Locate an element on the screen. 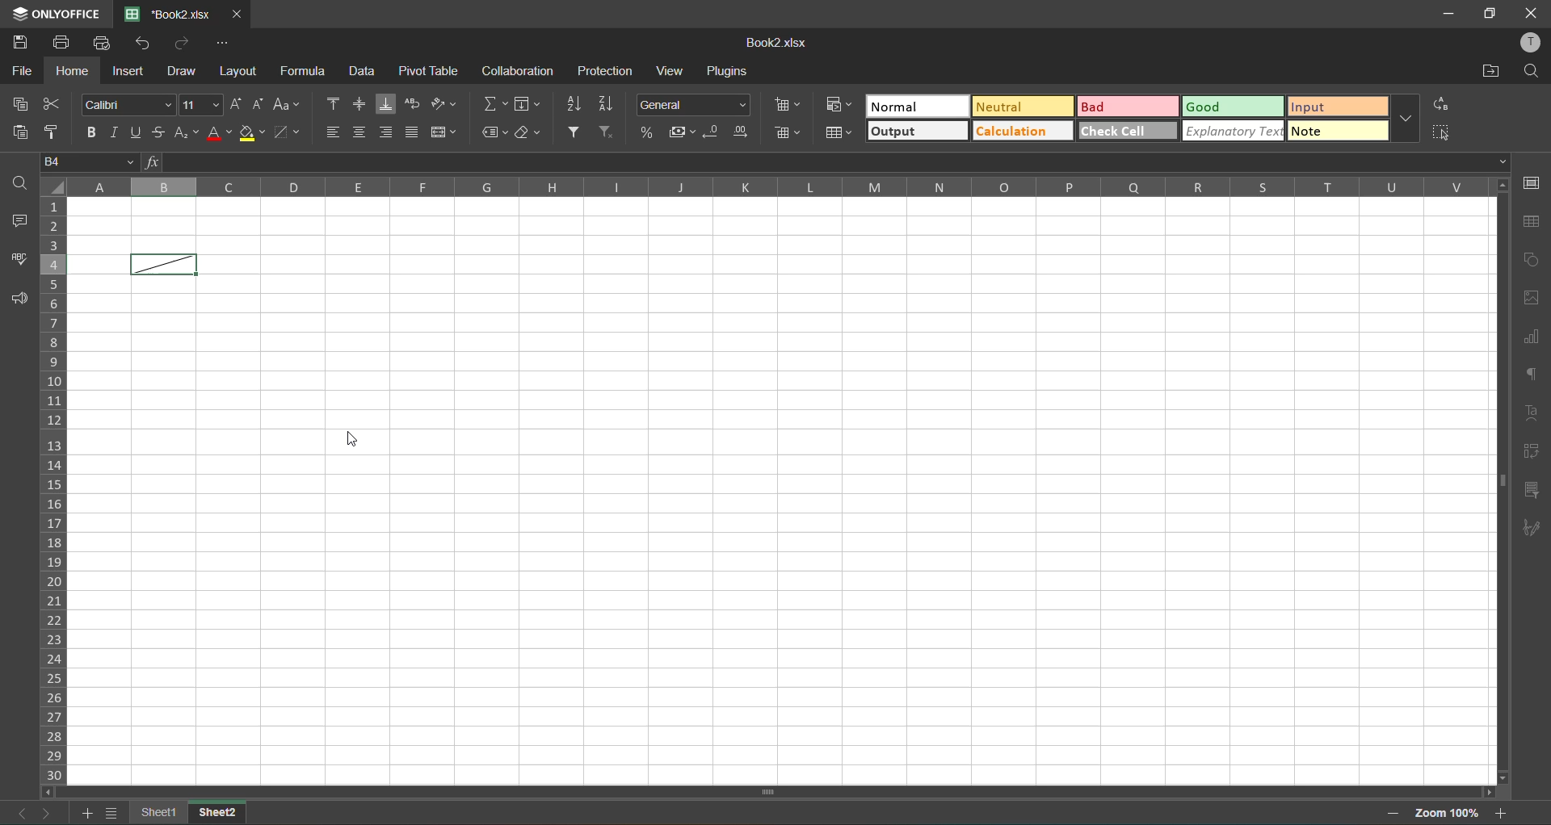 The height and width of the screenshot is (825, 1551). underline is located at coordinates (135, 132).